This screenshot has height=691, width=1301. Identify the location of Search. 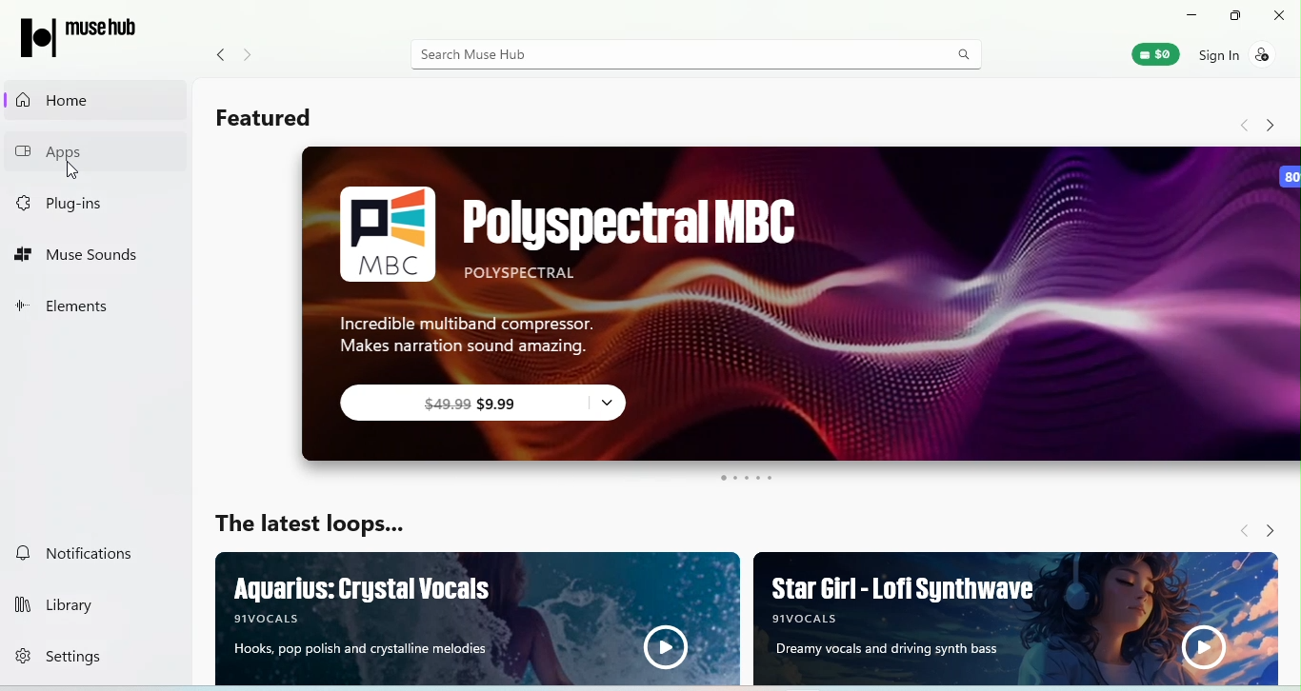
(966, 55).